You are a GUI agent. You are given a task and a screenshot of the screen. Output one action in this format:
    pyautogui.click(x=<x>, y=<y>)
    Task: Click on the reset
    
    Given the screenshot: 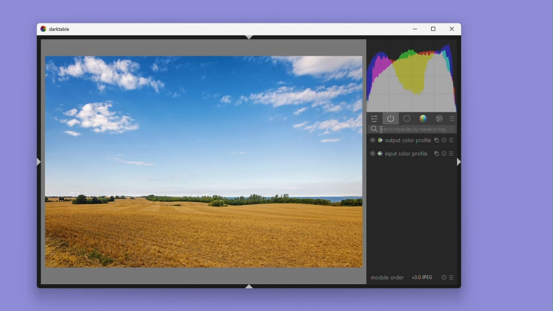 What is the action you would take?
    pyautogui.click(x=445, y=140)
    